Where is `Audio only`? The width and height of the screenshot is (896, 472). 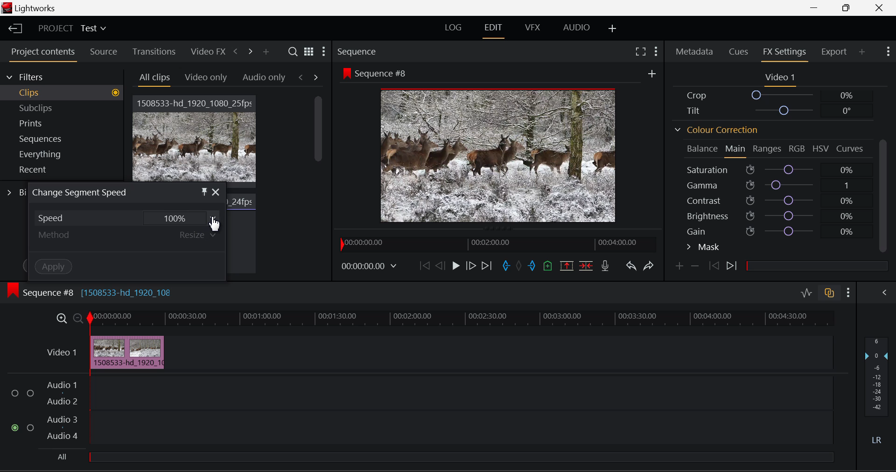
Audio only is located at coordinates (264, 78).